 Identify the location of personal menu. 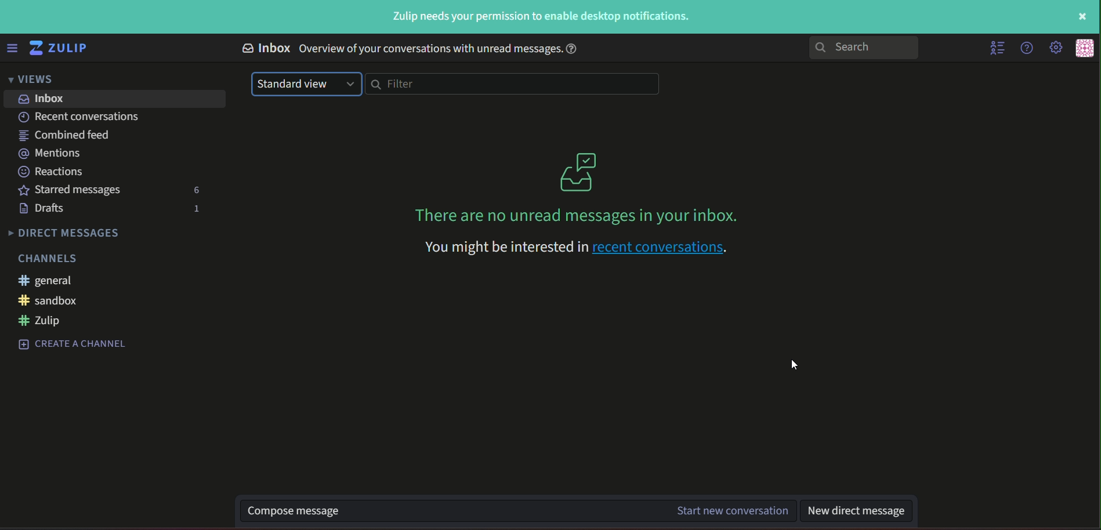
(1086, 48).